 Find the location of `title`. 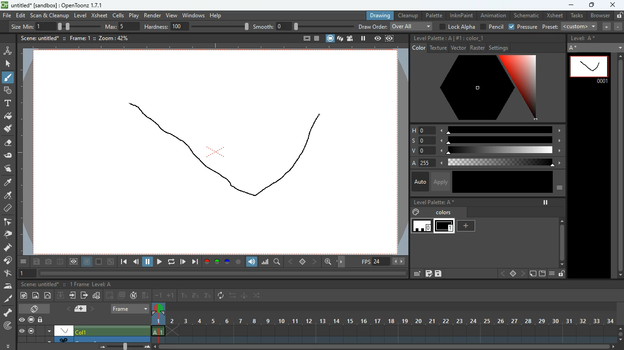

title is located at coordinates (38, 37).